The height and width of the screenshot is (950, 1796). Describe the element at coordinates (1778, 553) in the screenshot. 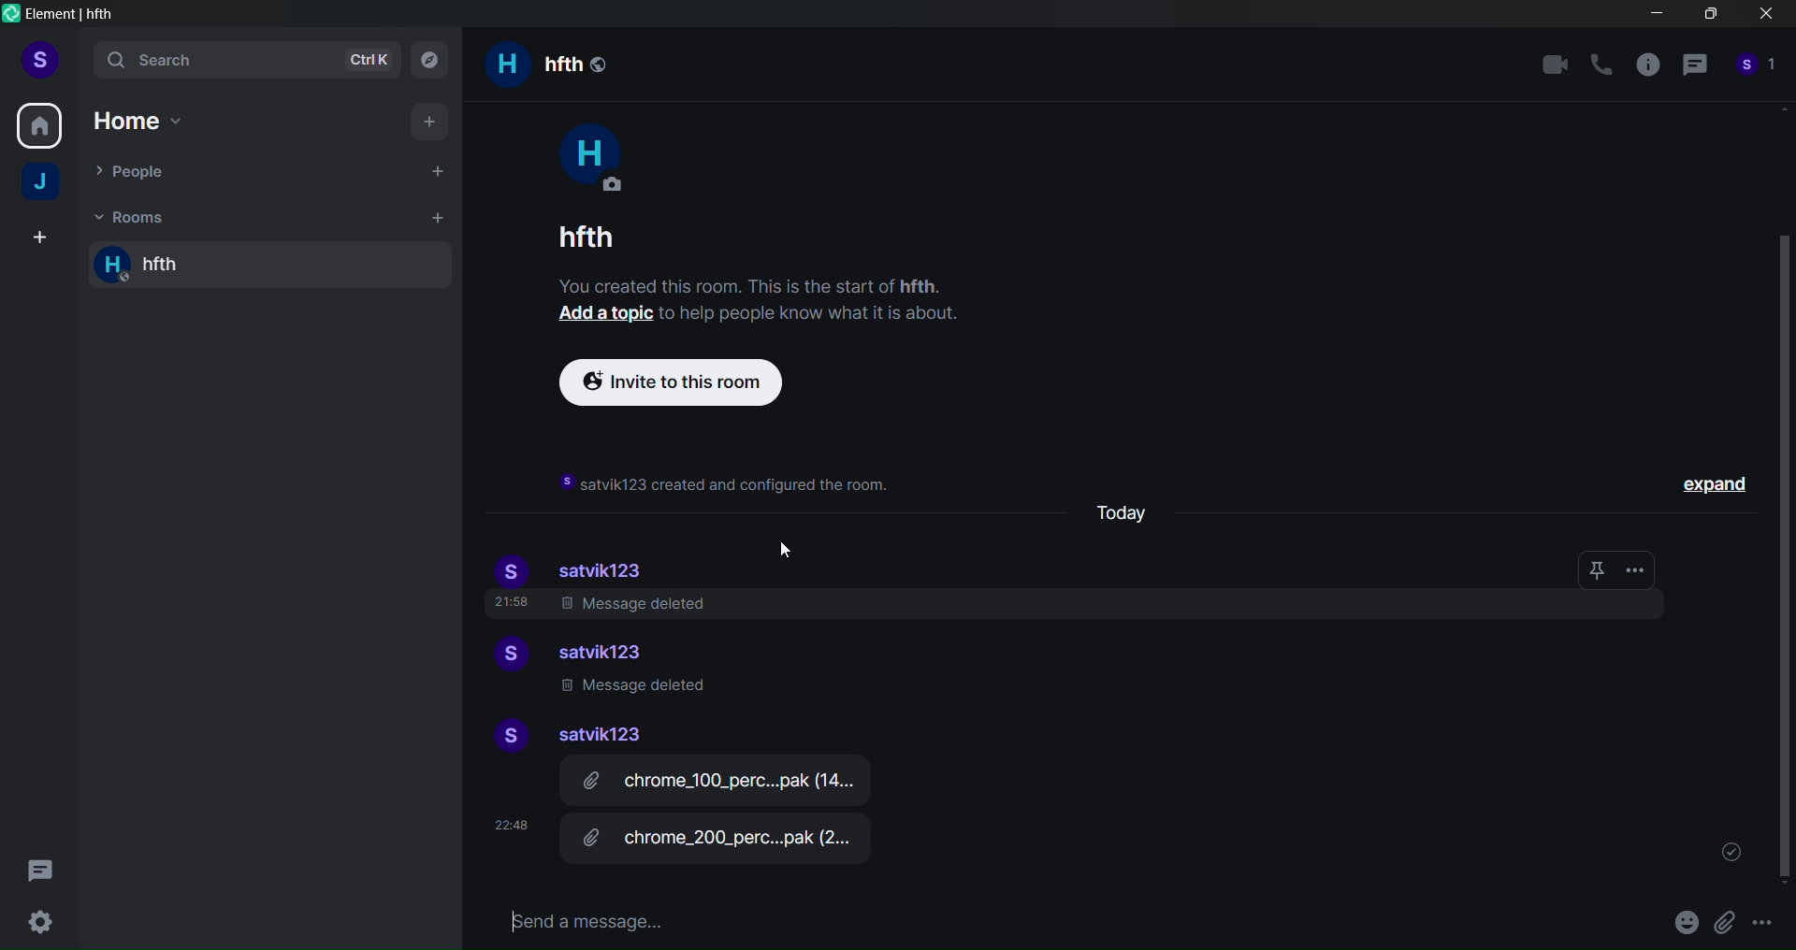

I see `scroll bar` at that location.